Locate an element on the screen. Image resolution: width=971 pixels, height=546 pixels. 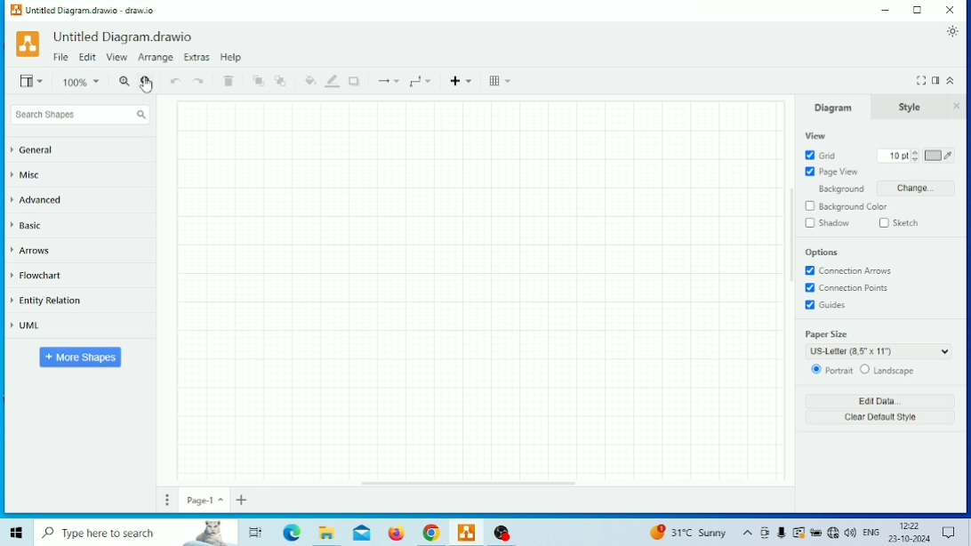
Connection Points is located at coordinates (846, 288).